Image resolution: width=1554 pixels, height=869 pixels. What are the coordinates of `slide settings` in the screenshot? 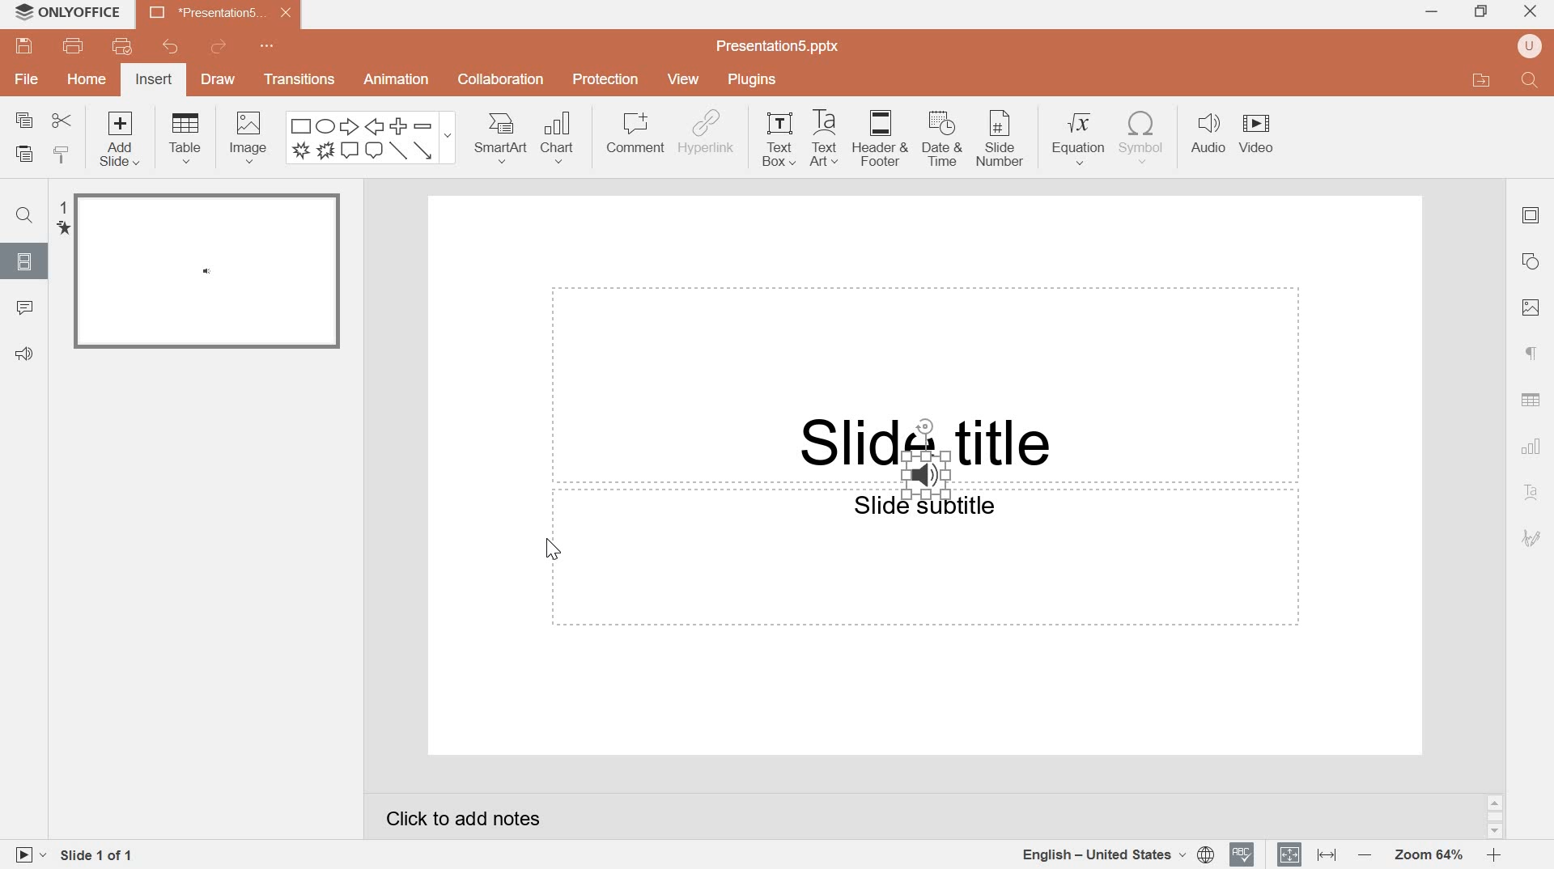 It's located at (1531, 215).